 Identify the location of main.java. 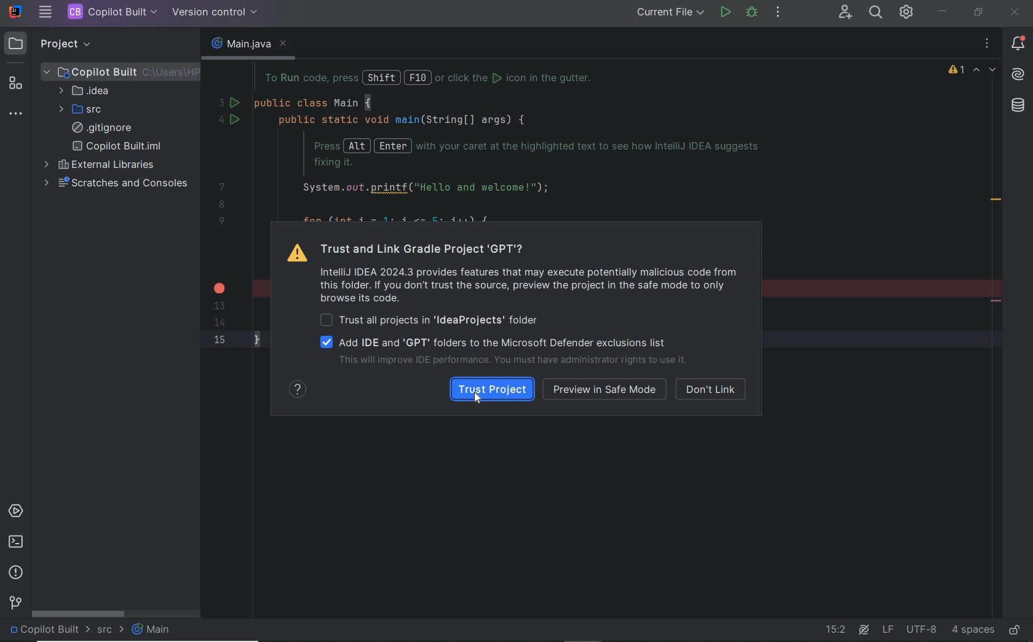
(247, 43).